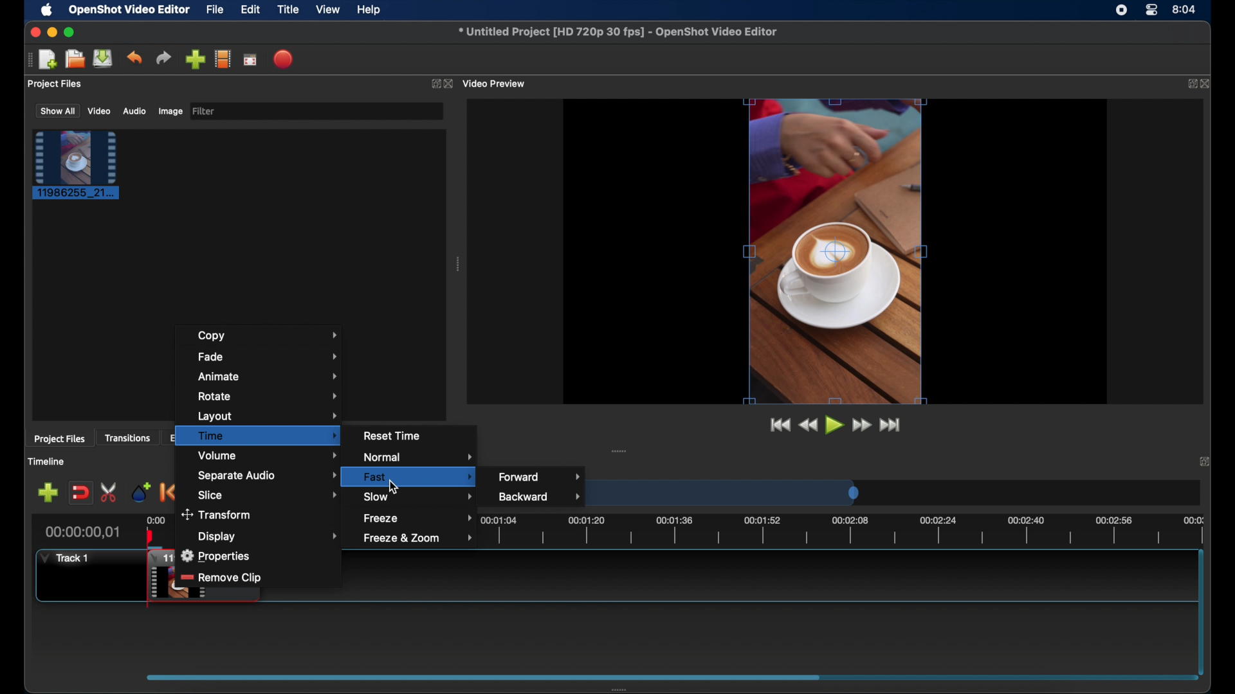 This screenshot has width=1235, height=694. I want to click on transform, so click(217, 513).